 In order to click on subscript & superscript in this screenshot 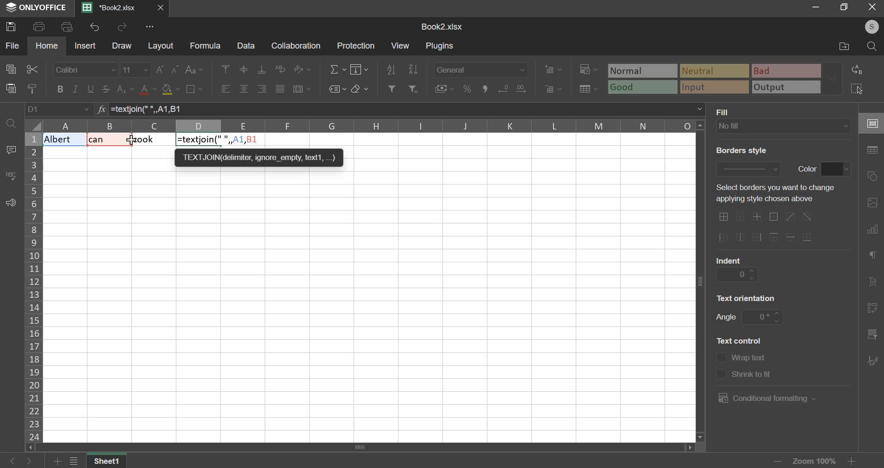, I will do `click(125, 88)`.